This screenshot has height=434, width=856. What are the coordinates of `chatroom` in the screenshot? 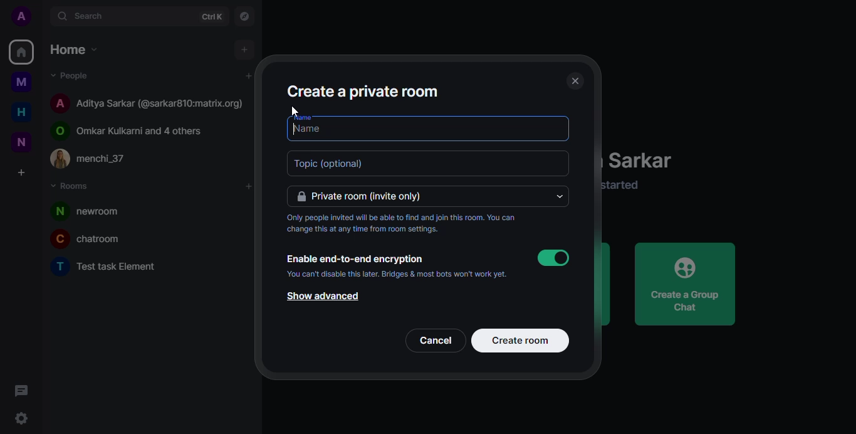 It's located at (94, 238).